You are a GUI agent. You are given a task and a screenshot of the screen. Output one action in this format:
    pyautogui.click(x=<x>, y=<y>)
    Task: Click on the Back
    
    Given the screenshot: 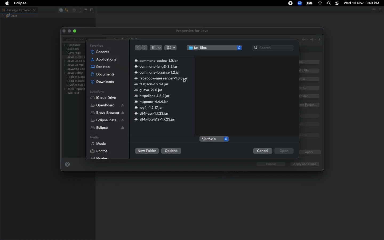 What is the action you would take?
    pyautogui.click(x=137, y=48)
    